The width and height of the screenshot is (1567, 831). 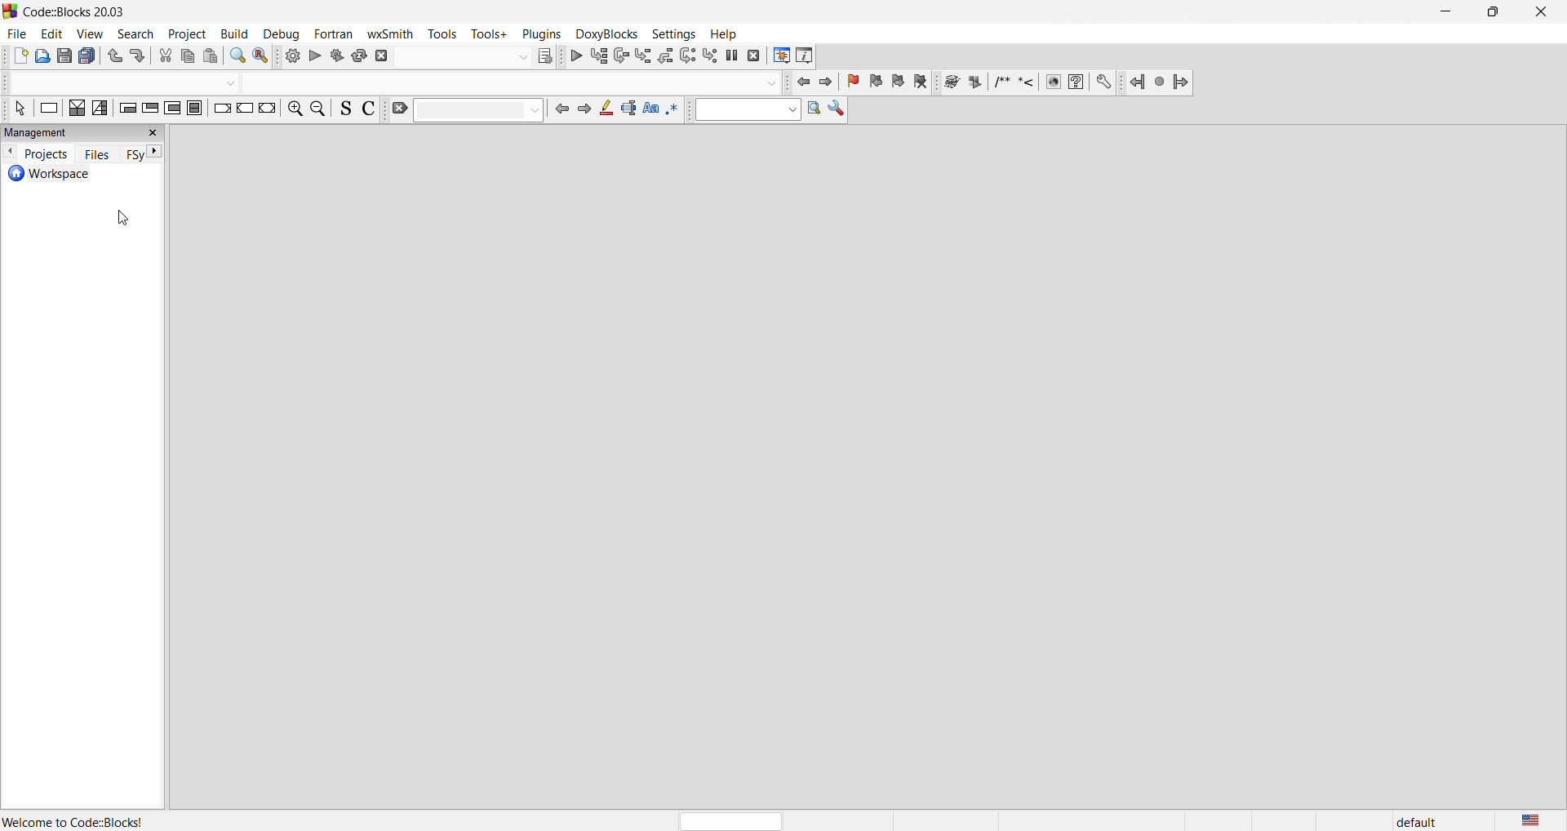 What do you see at coordinates (269, 109) in the screenshot?
I see `return instruction` at bounding box center [269, 109].